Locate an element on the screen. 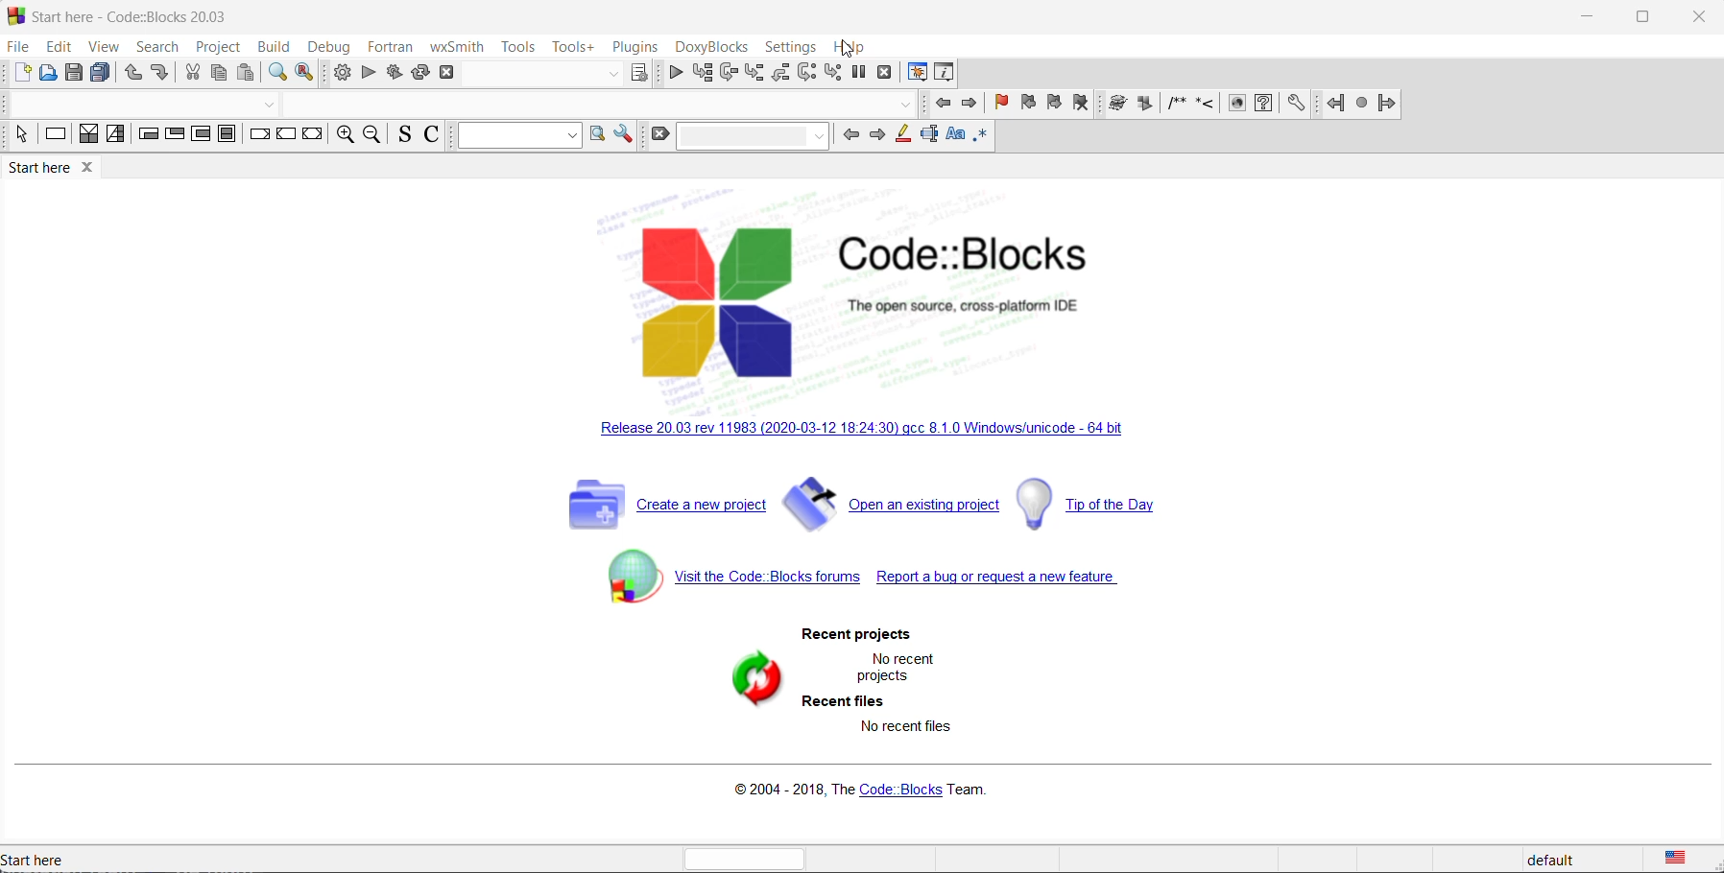 The width and height of the screenshot is (1724, 873). edit is located at coordinates (59, 45).